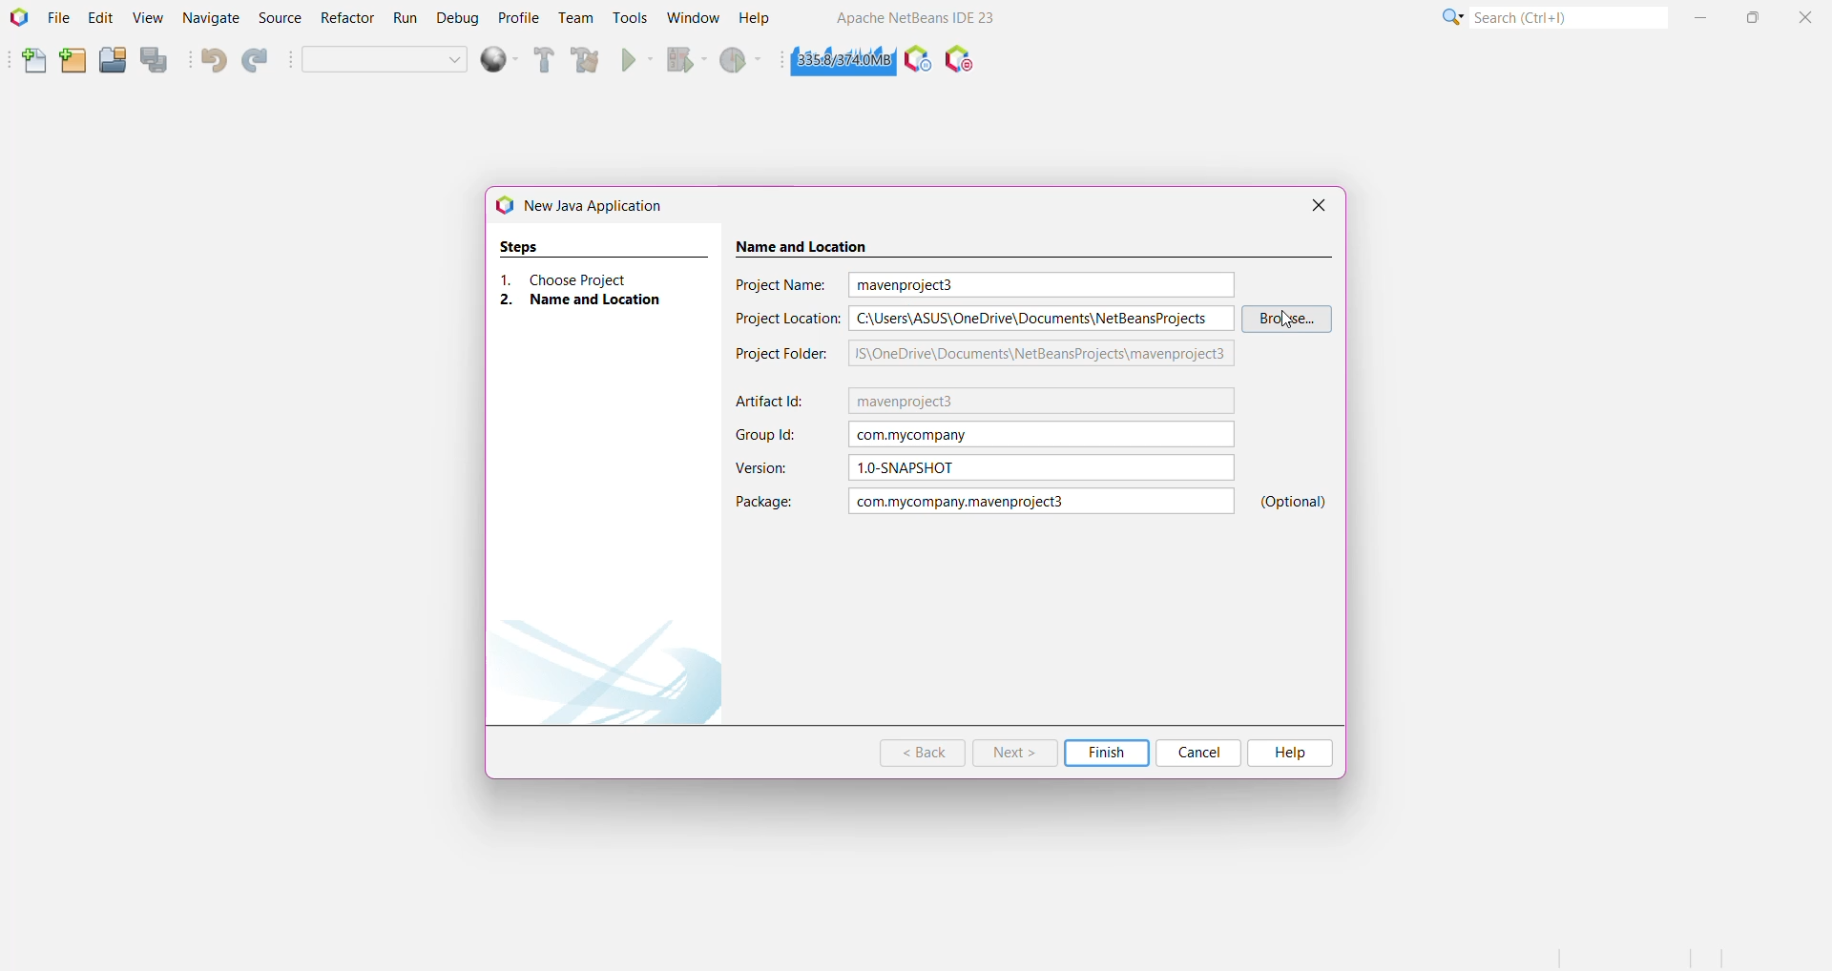  What do you see at coordinates (278, 18) in the screenshot?
I see `Source` at bounding box center [278, 18].